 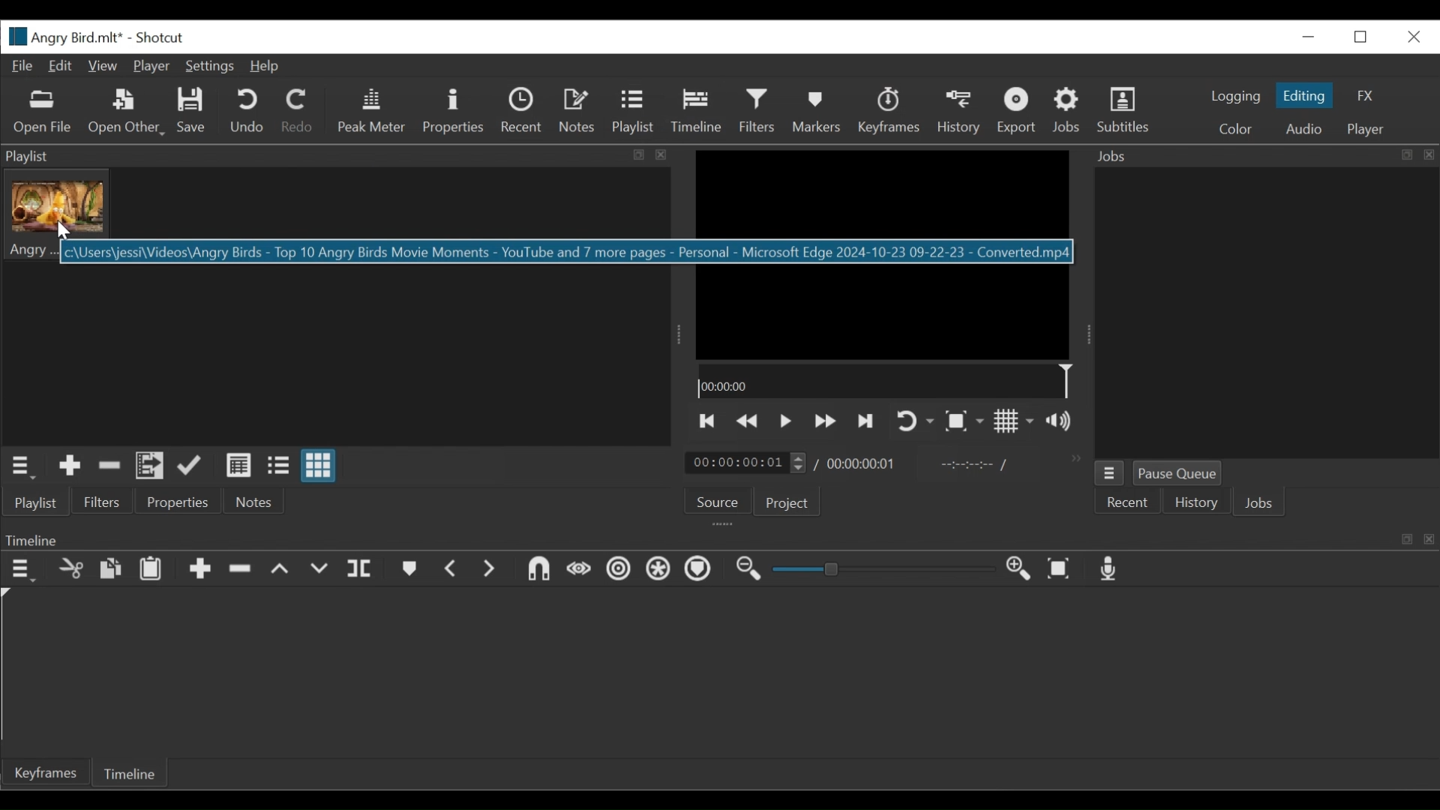 I want to click on Export, so click(x=1016, y=112).